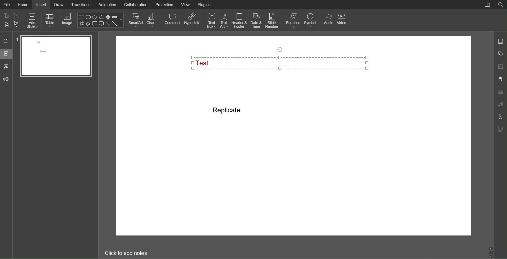  I want to click on File Location, so click(487, 5).